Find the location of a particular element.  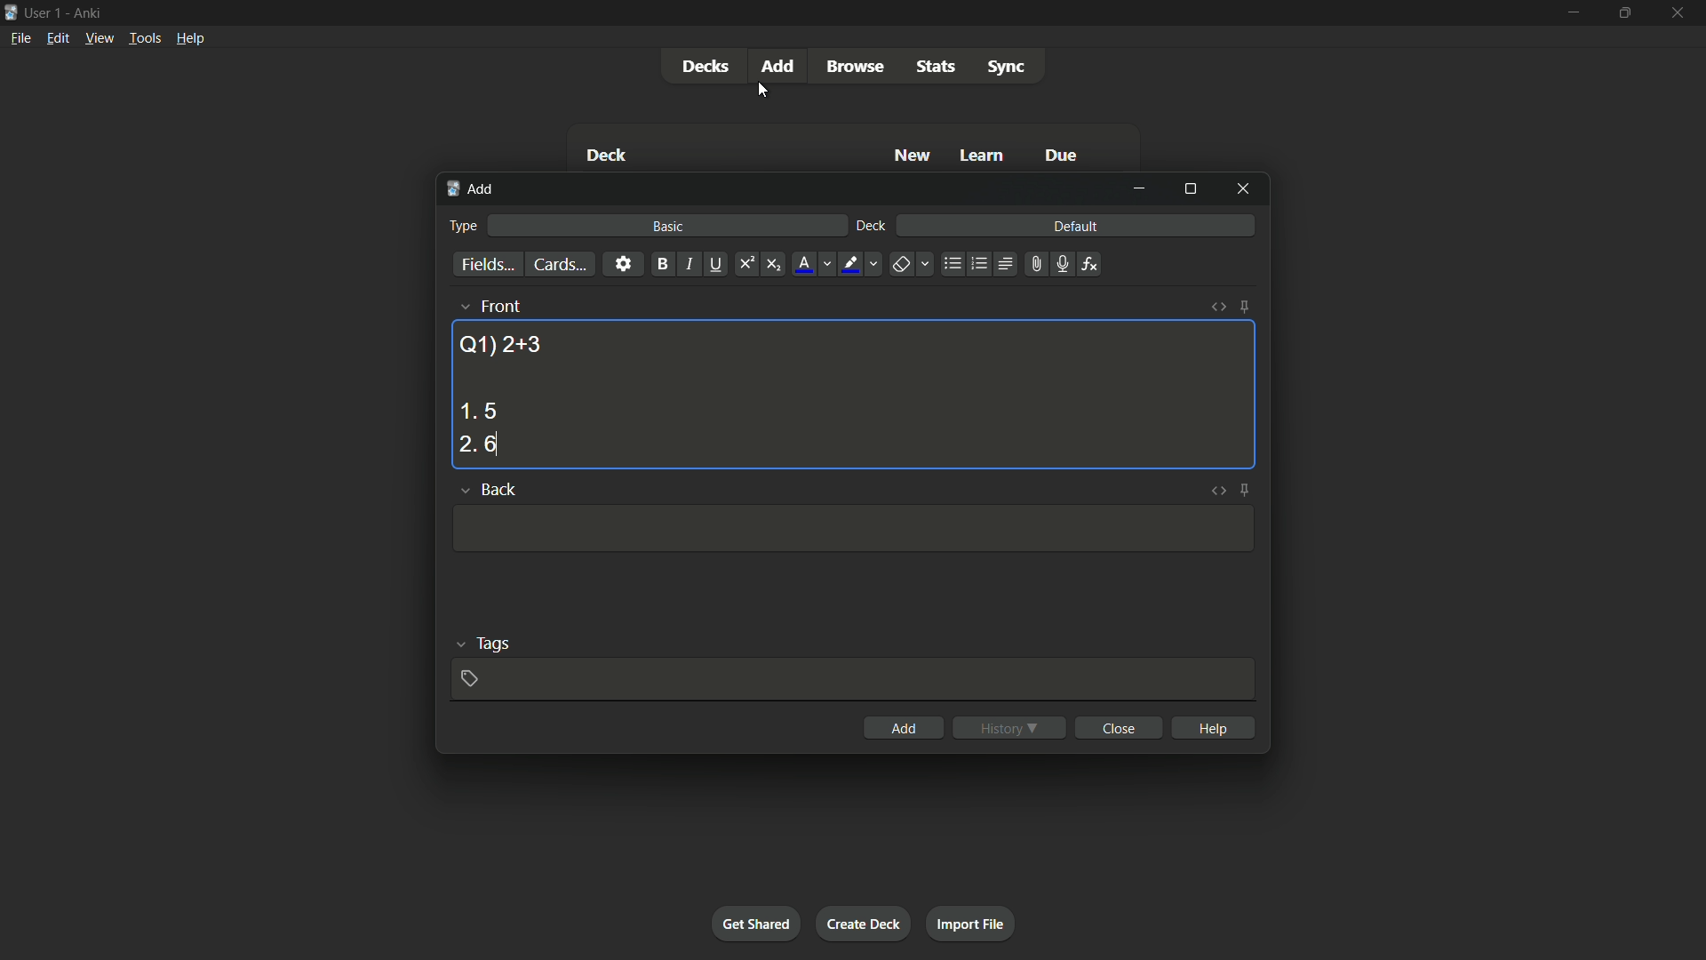

question is located at coordinates (500, 343).